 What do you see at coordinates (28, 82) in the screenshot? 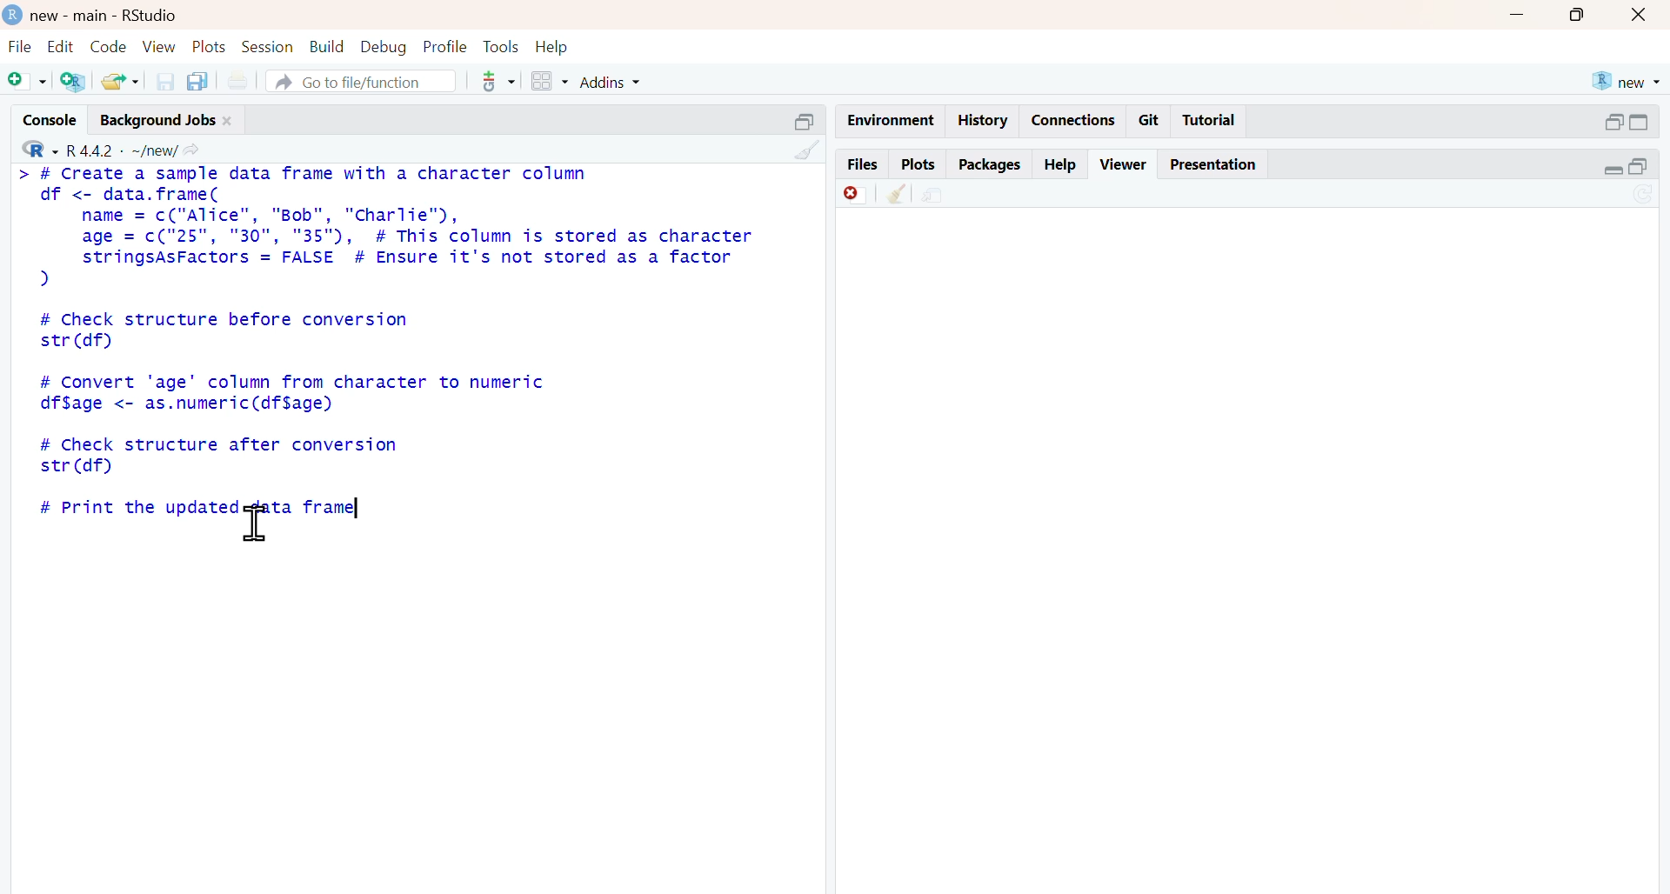
I see `add file as` at bounding box center [28, 82].